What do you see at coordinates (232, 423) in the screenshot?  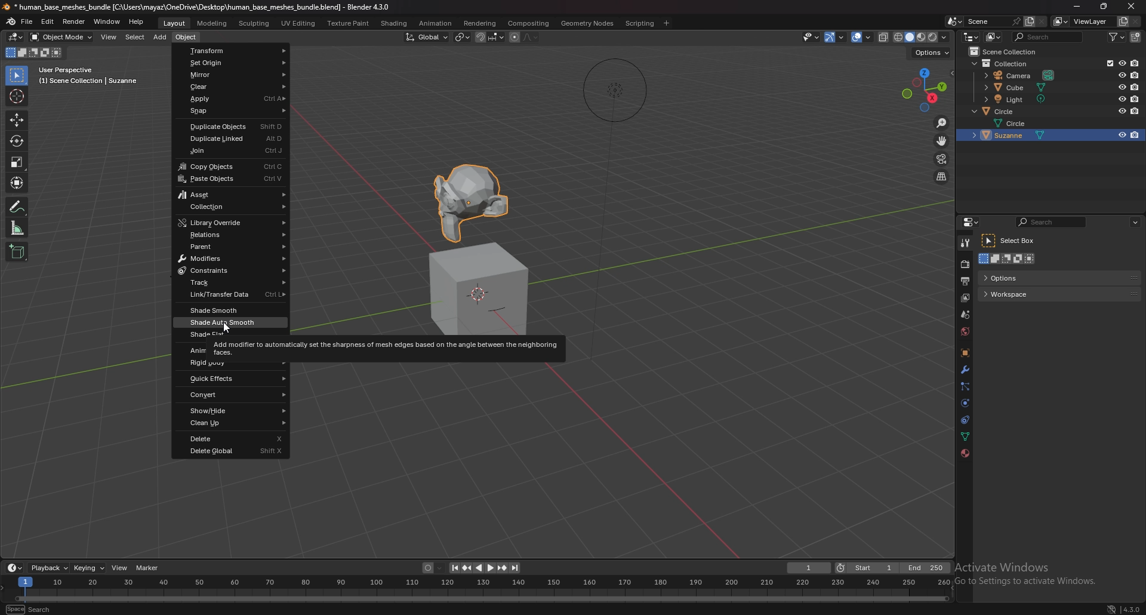 I see `clean up` at bounding box center [232, 423].